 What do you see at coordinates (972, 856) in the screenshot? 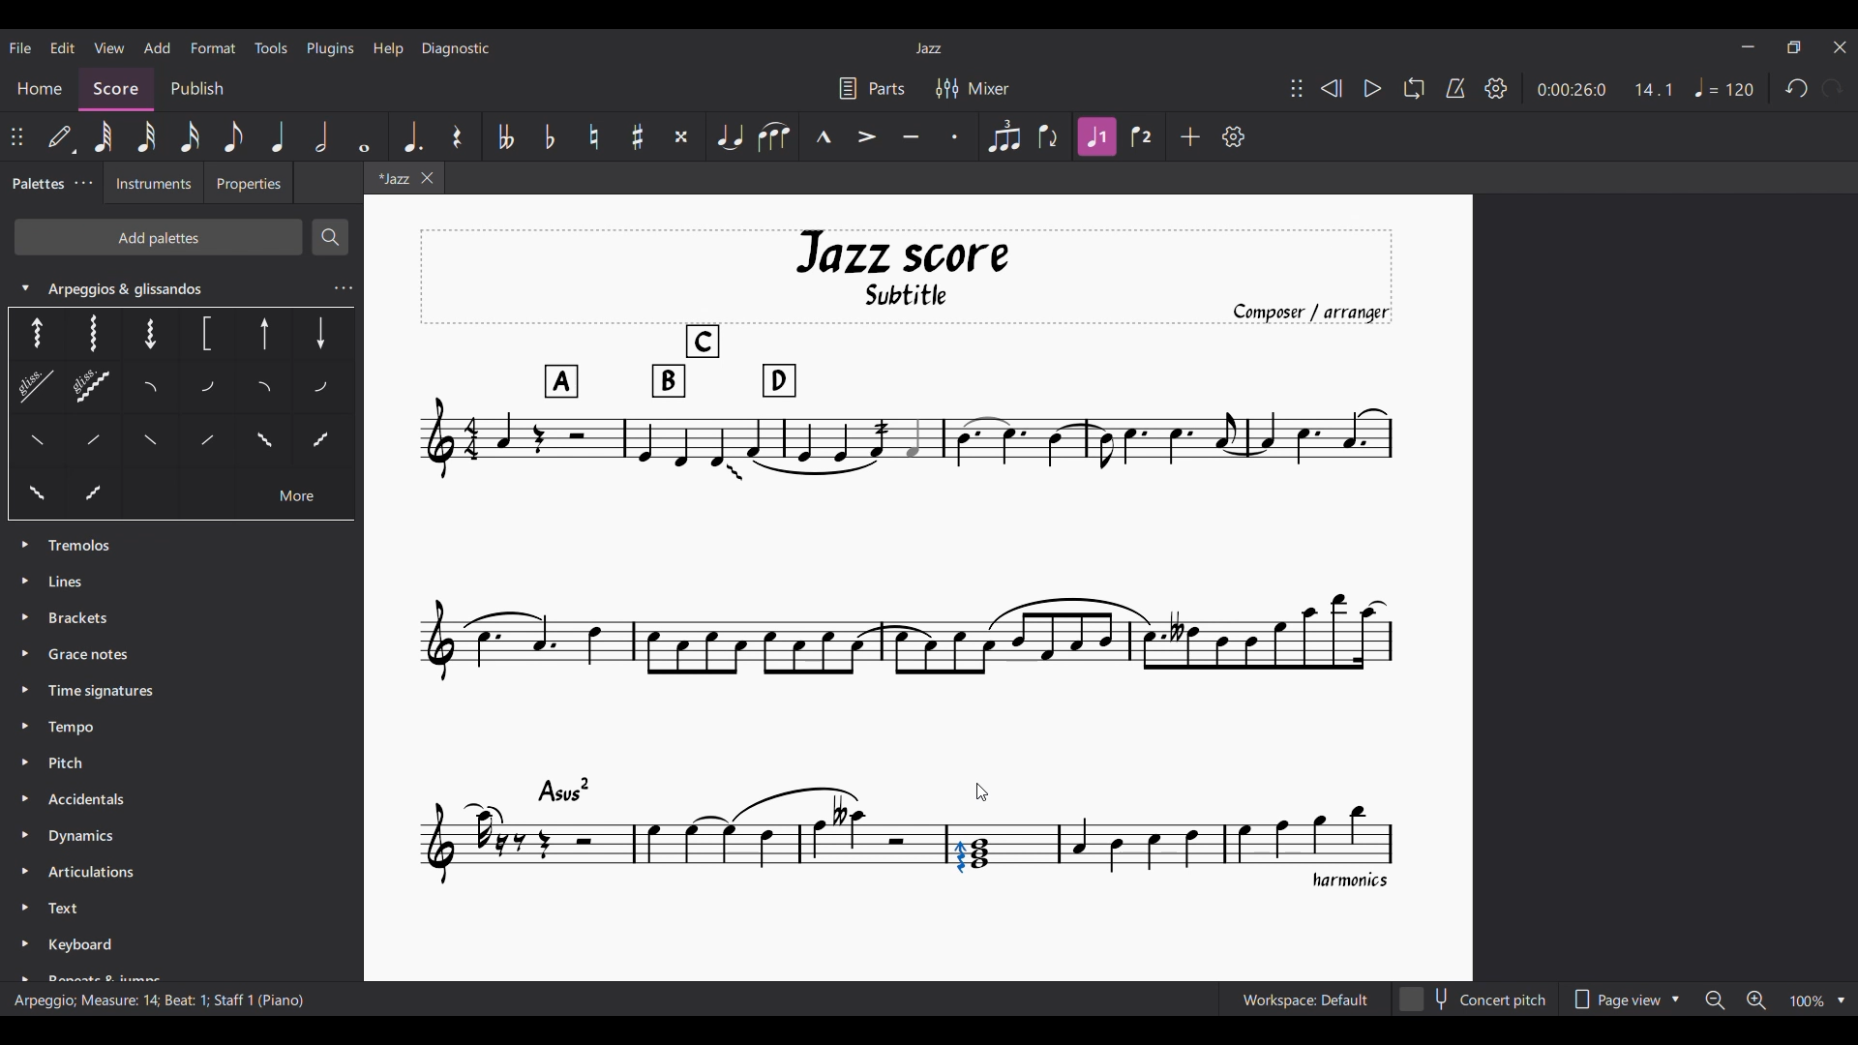
I see `Arpeggios added to chord` at bounding box center [972, 856].